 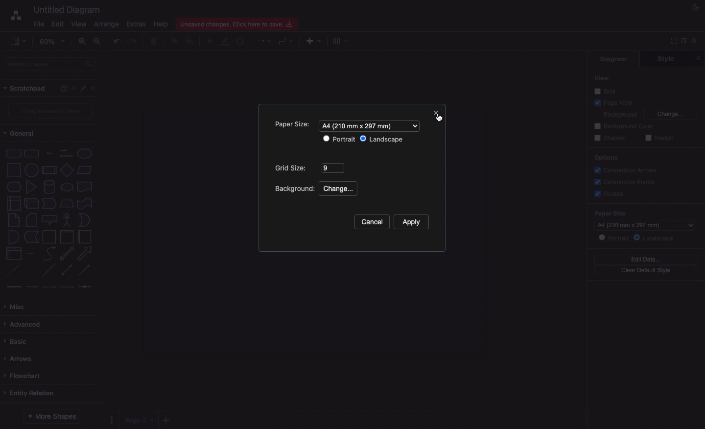 What do you see at coordinates (117, 41) in the screenshot?
I see `Undo` at bounding box center [117, 41].